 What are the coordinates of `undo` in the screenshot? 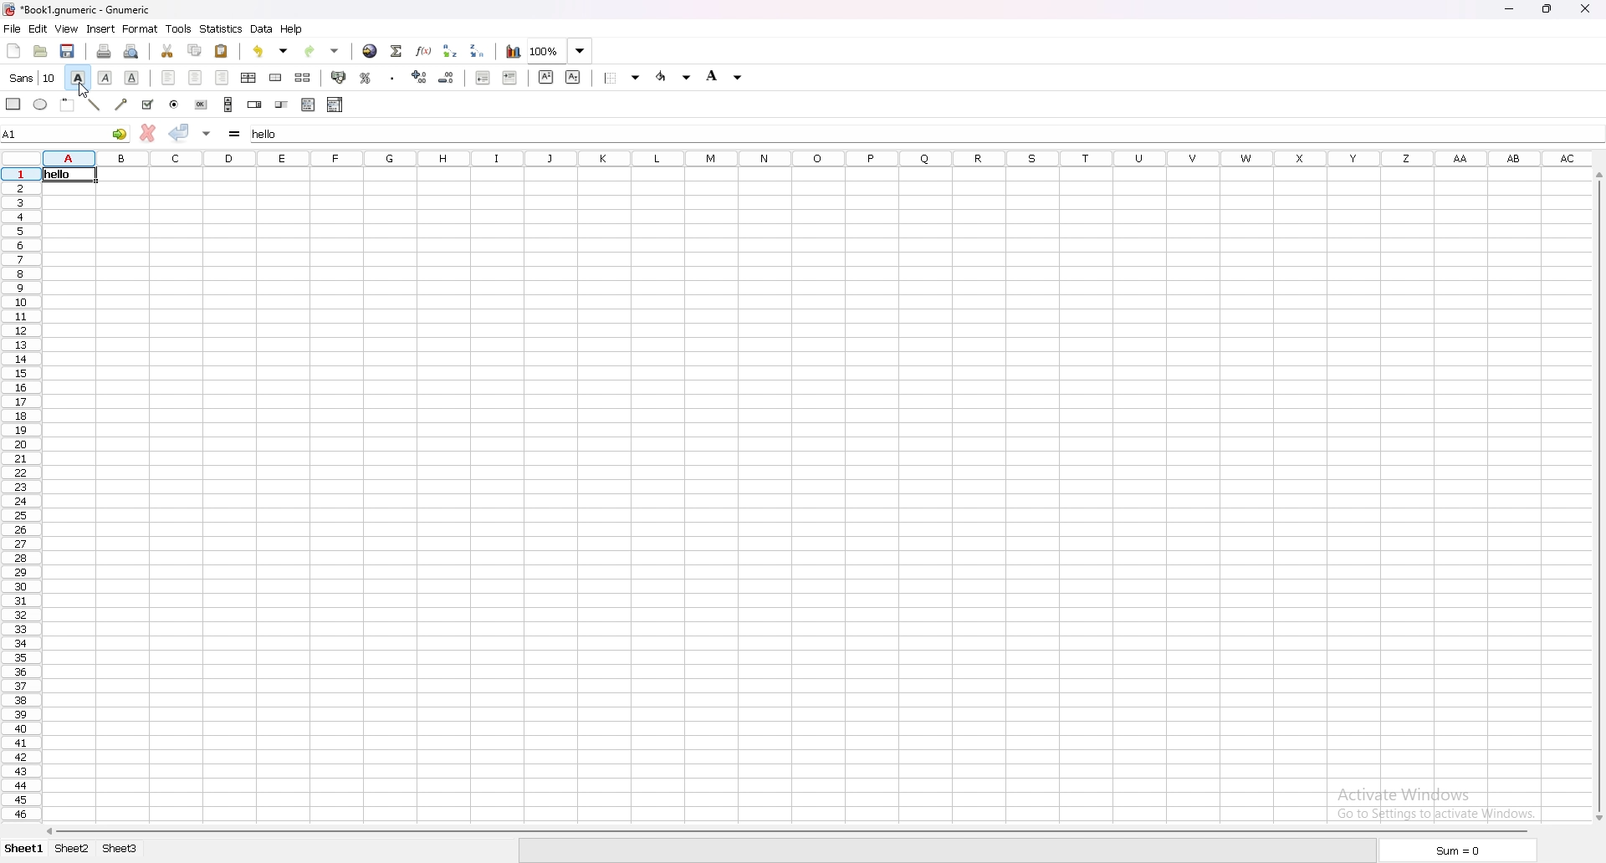 It's located at (270, 52).